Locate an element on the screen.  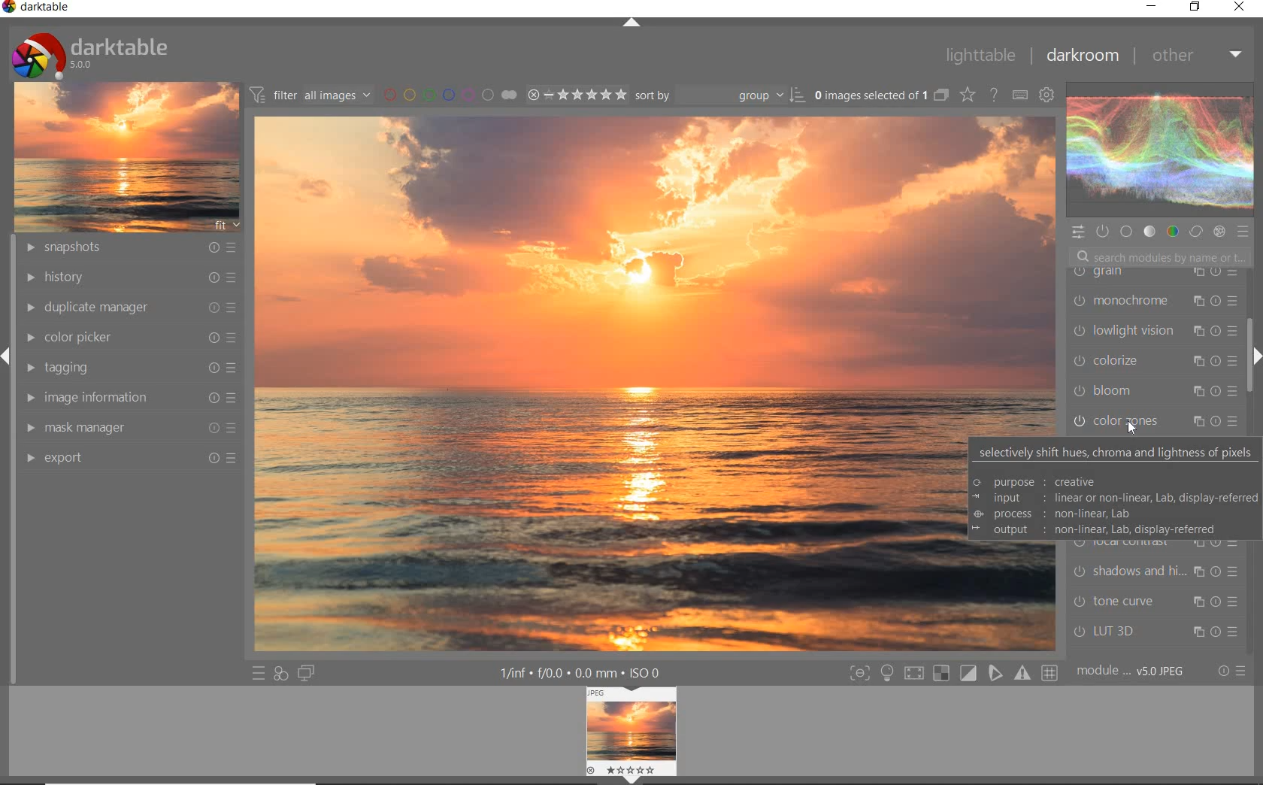
QUICK ACCESS FOR APPLYING ANY OF YOUR STYLE is located at coordinates (280, 674).